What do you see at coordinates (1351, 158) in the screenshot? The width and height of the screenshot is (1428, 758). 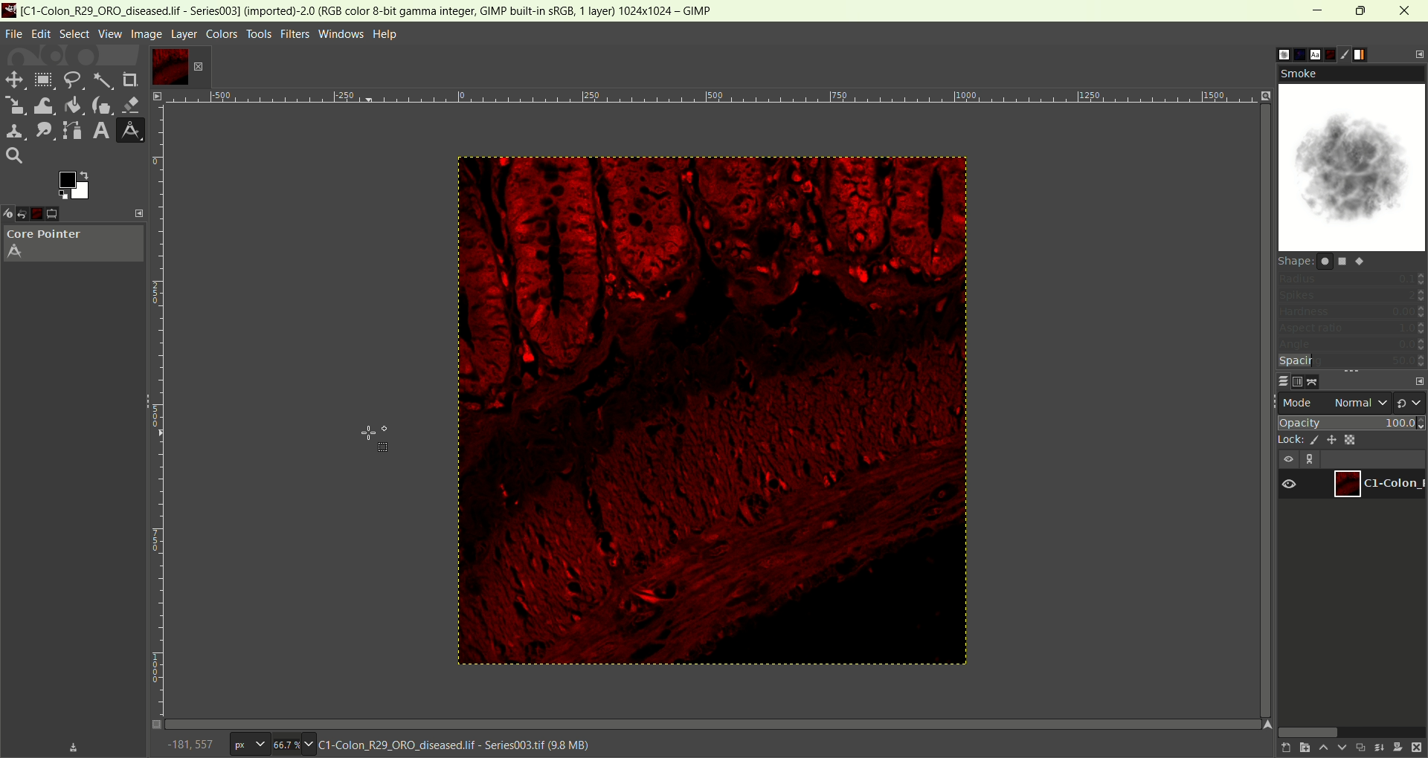 I see `smoke` at bounding box center [1351, 158].